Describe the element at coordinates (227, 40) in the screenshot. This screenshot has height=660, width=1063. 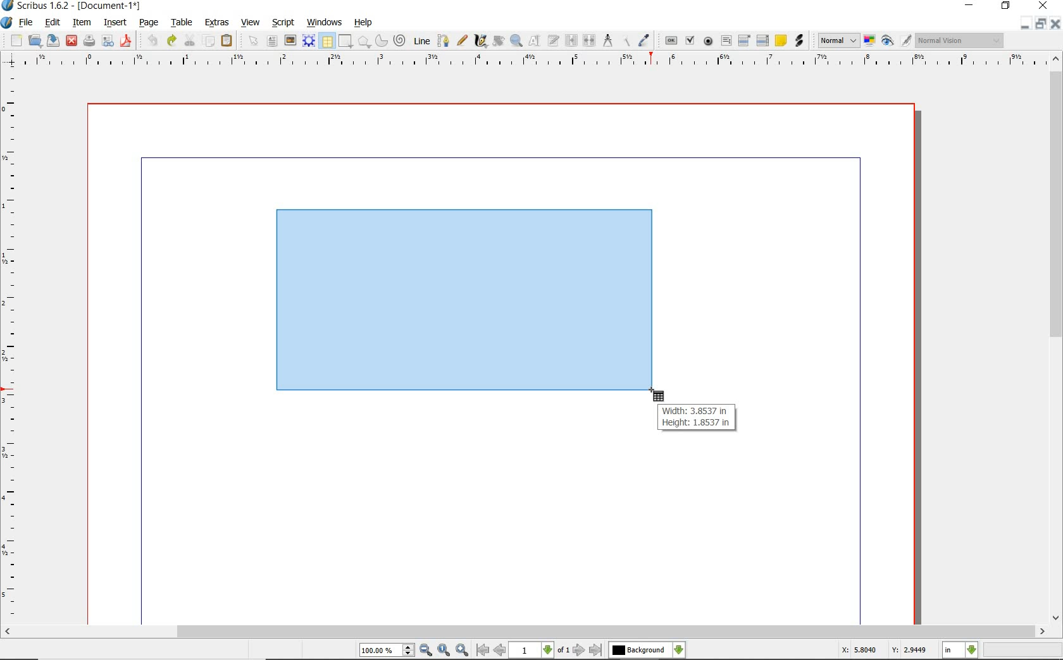
I see `paste` at that location.